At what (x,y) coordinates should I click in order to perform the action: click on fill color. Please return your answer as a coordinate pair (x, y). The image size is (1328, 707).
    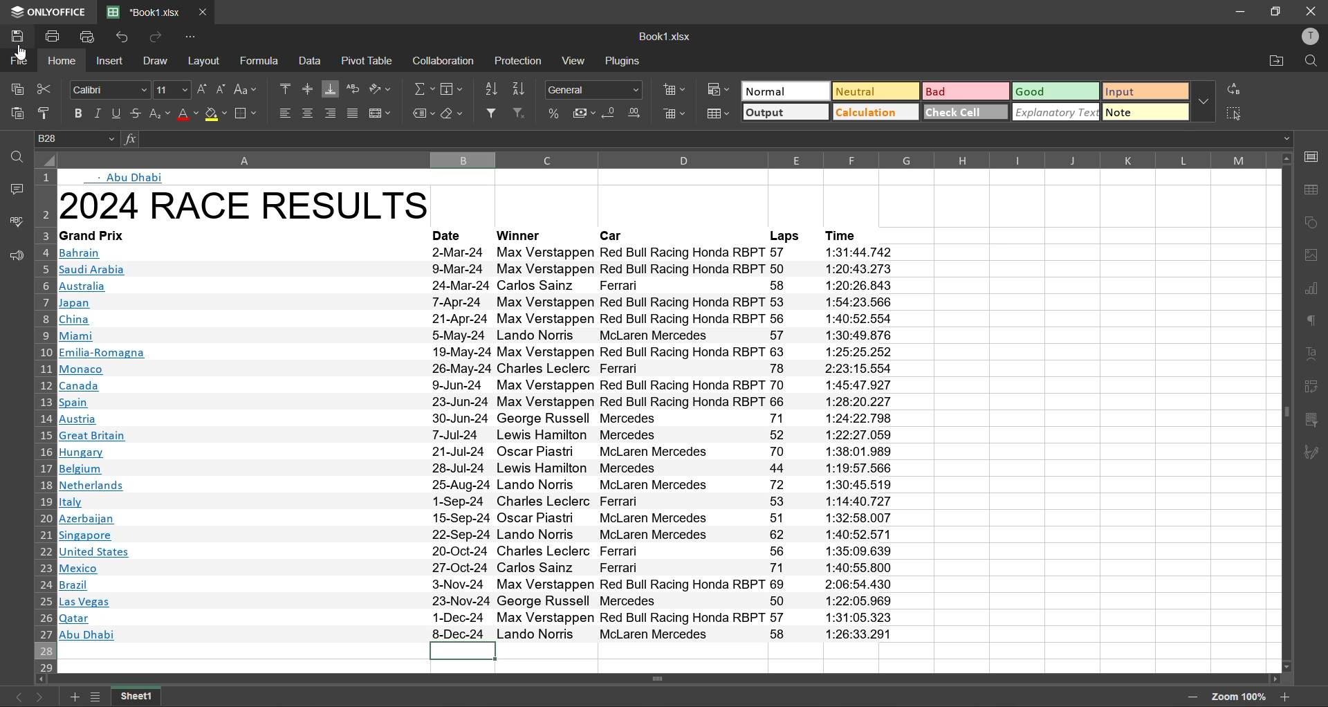
    Looking at the image, I should click on (216, 115).